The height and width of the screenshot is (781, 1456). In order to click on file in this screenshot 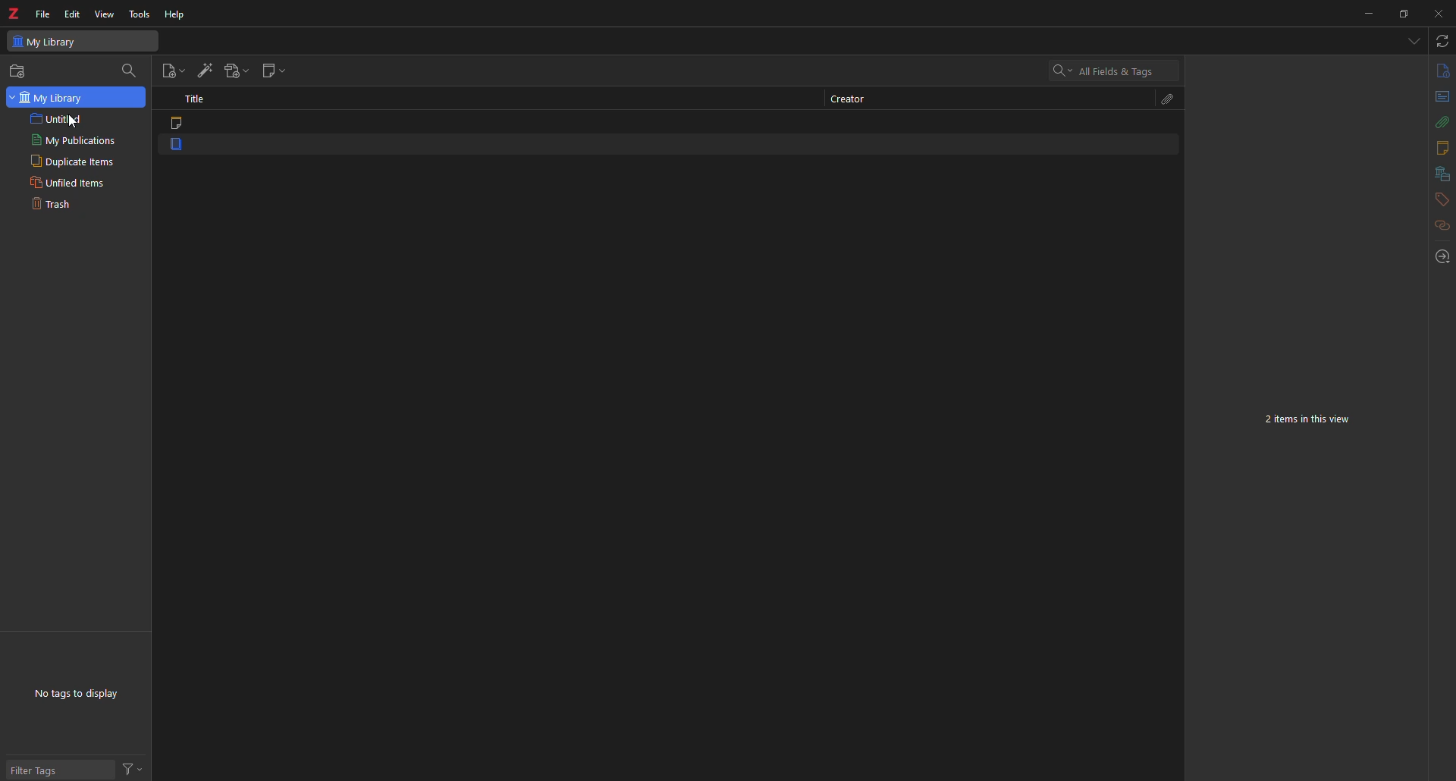, I will do `click(42, 13)`.